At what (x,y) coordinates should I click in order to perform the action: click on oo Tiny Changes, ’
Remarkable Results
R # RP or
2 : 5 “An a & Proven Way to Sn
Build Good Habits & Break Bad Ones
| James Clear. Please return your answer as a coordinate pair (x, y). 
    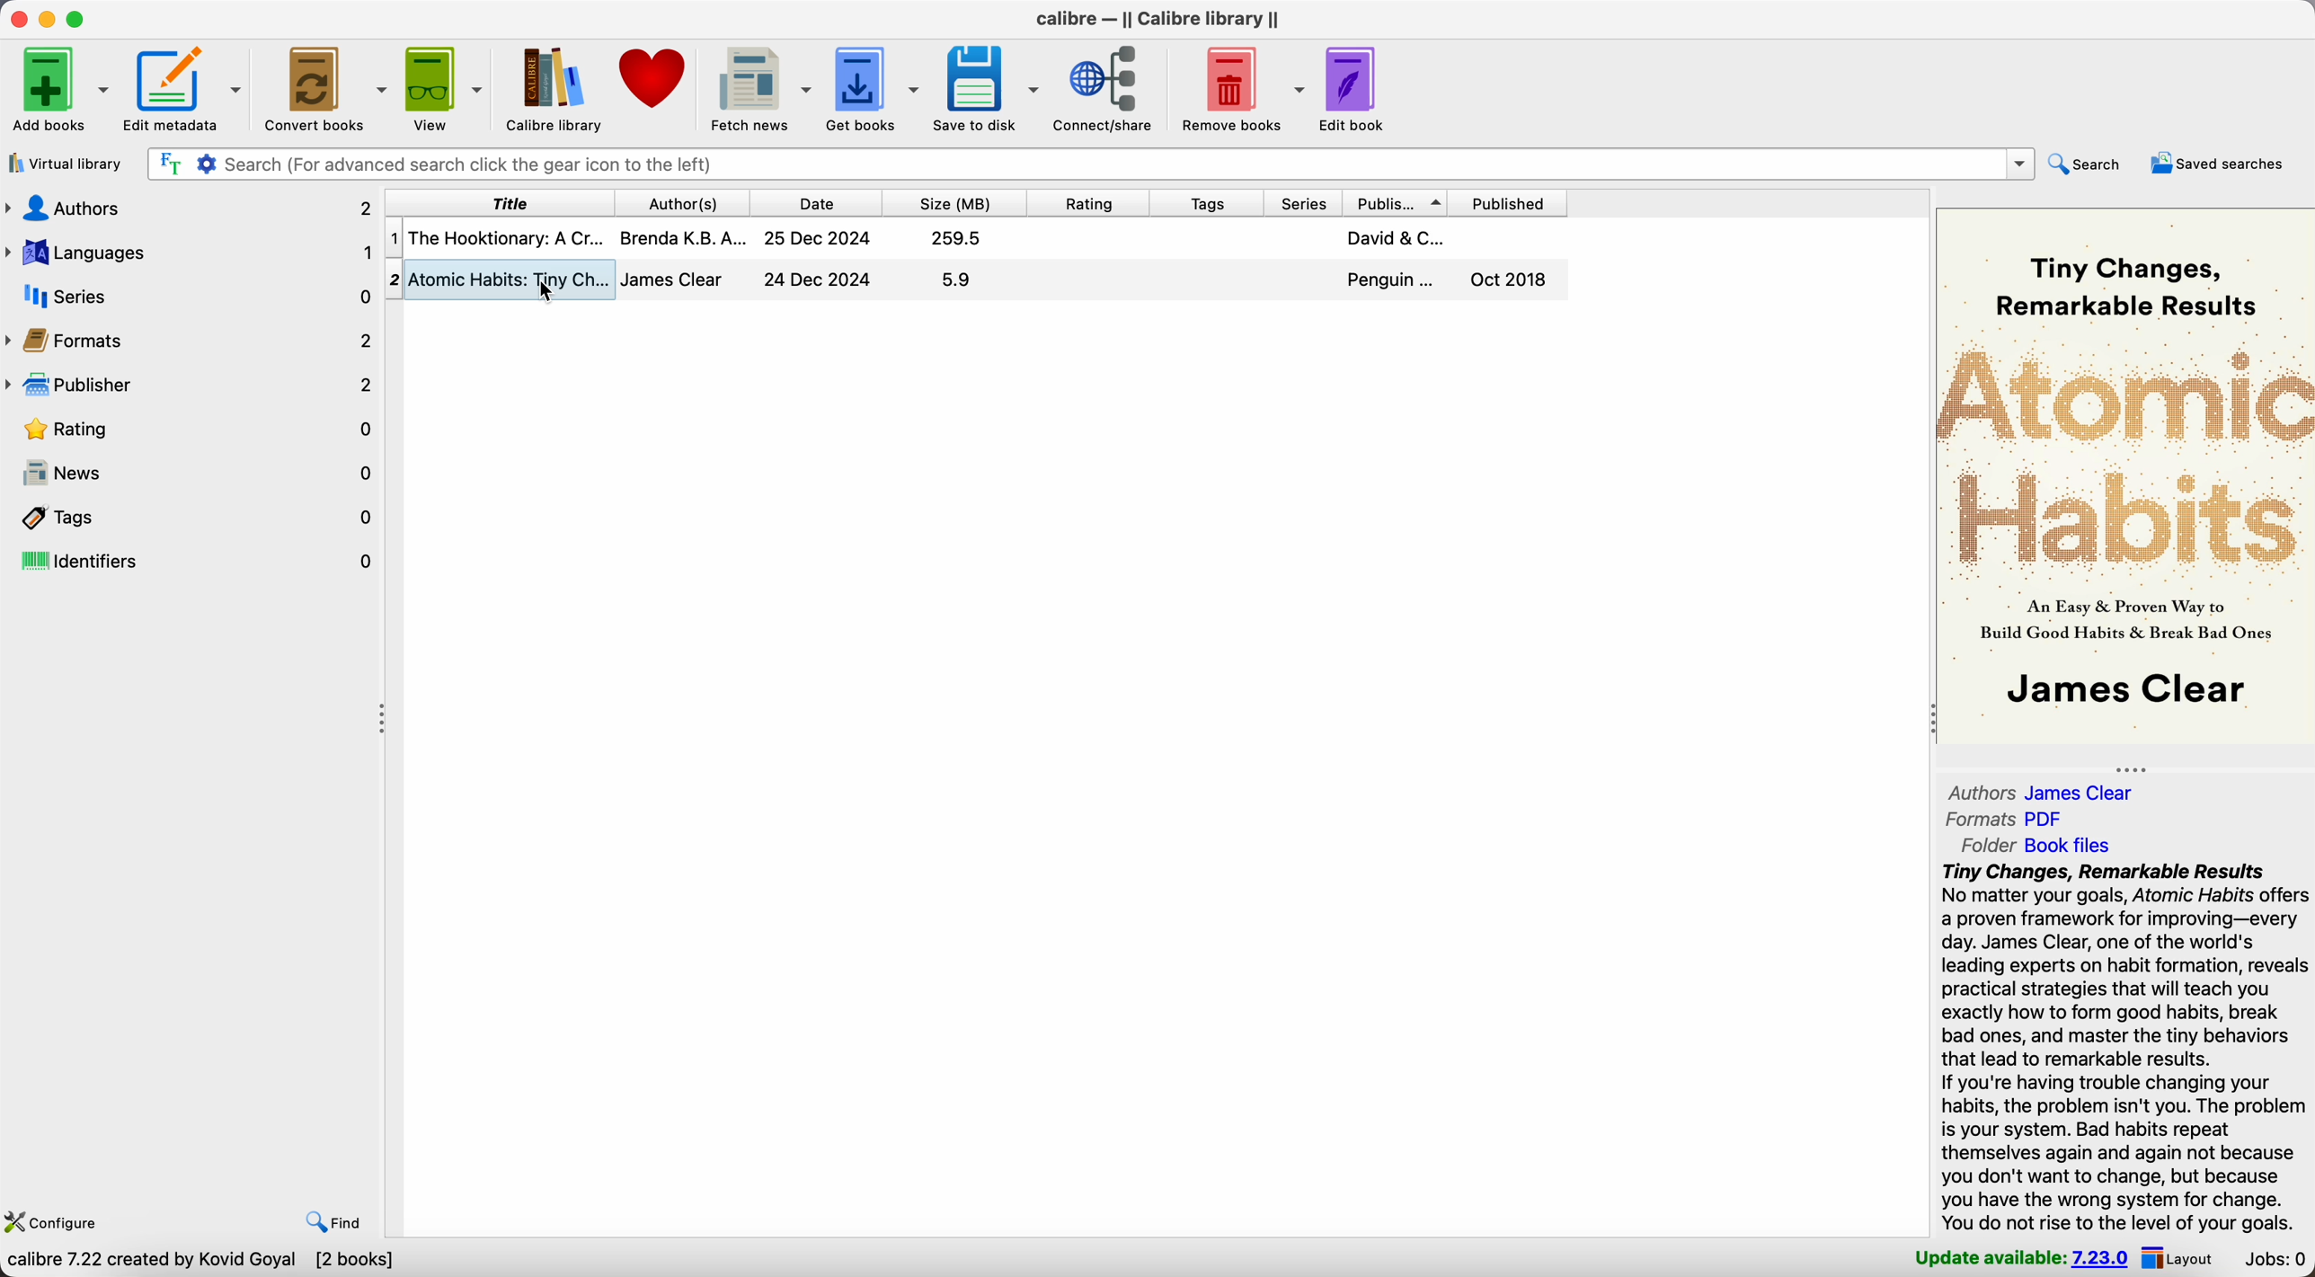
    Looking at the image, I should click on (2120, 478).